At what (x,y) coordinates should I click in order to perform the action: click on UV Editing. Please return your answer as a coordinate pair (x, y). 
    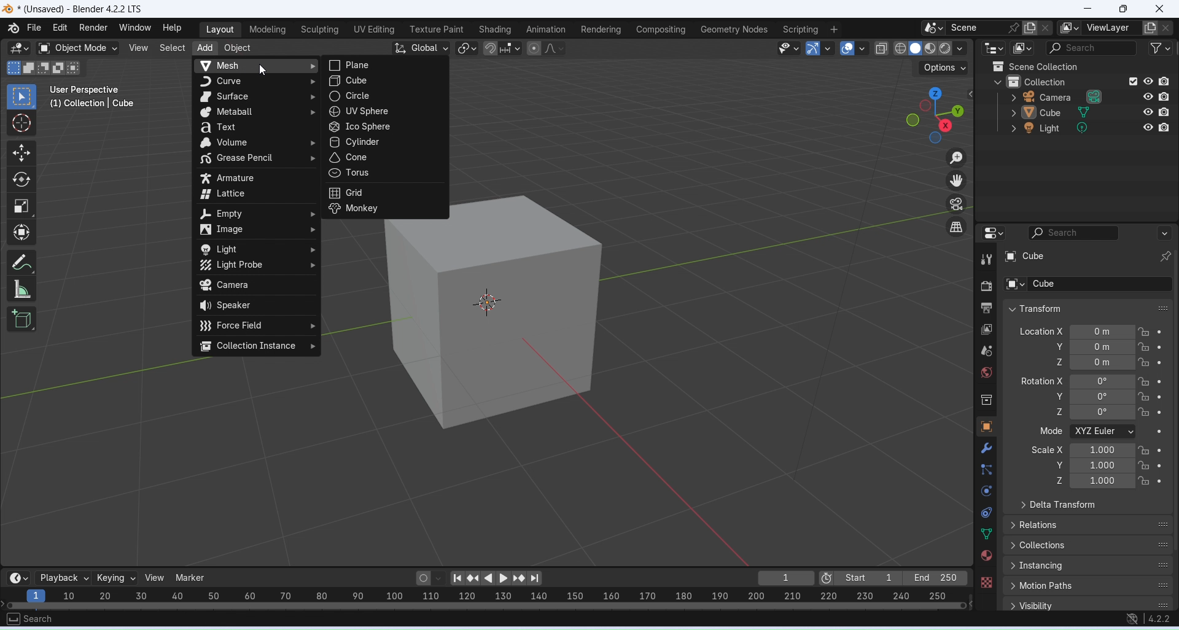
    Looking at the image, I should click on (373, 29).